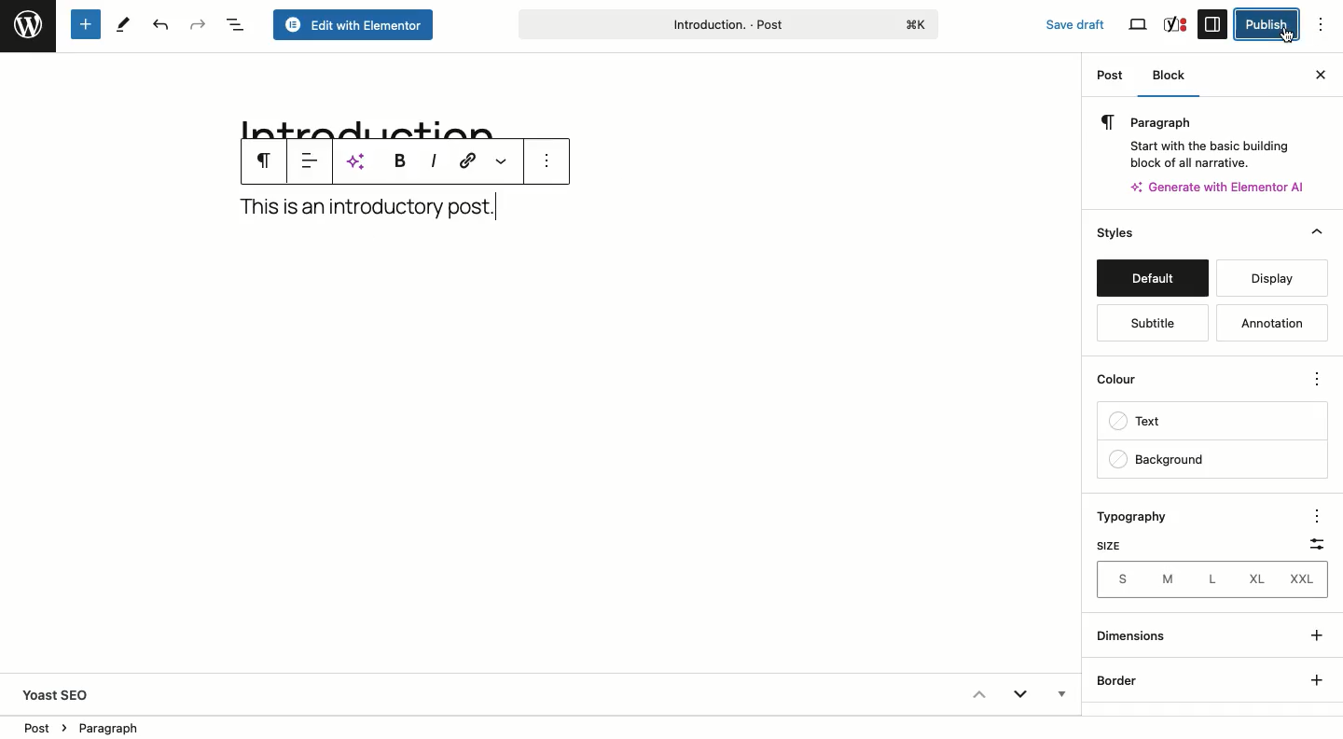 This screenshot has width=1343, height=739. I want to click on Undo, so click(159, 26).